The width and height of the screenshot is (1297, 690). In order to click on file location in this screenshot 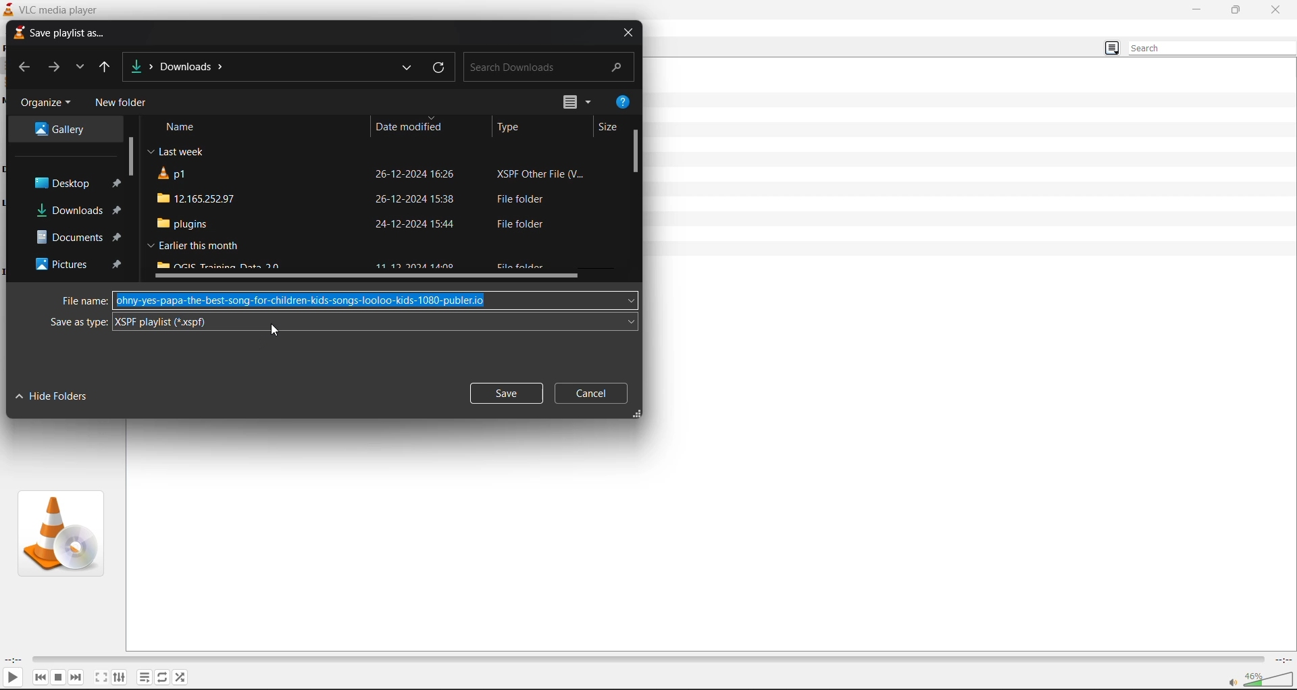, I will do `click(185, 67)`.